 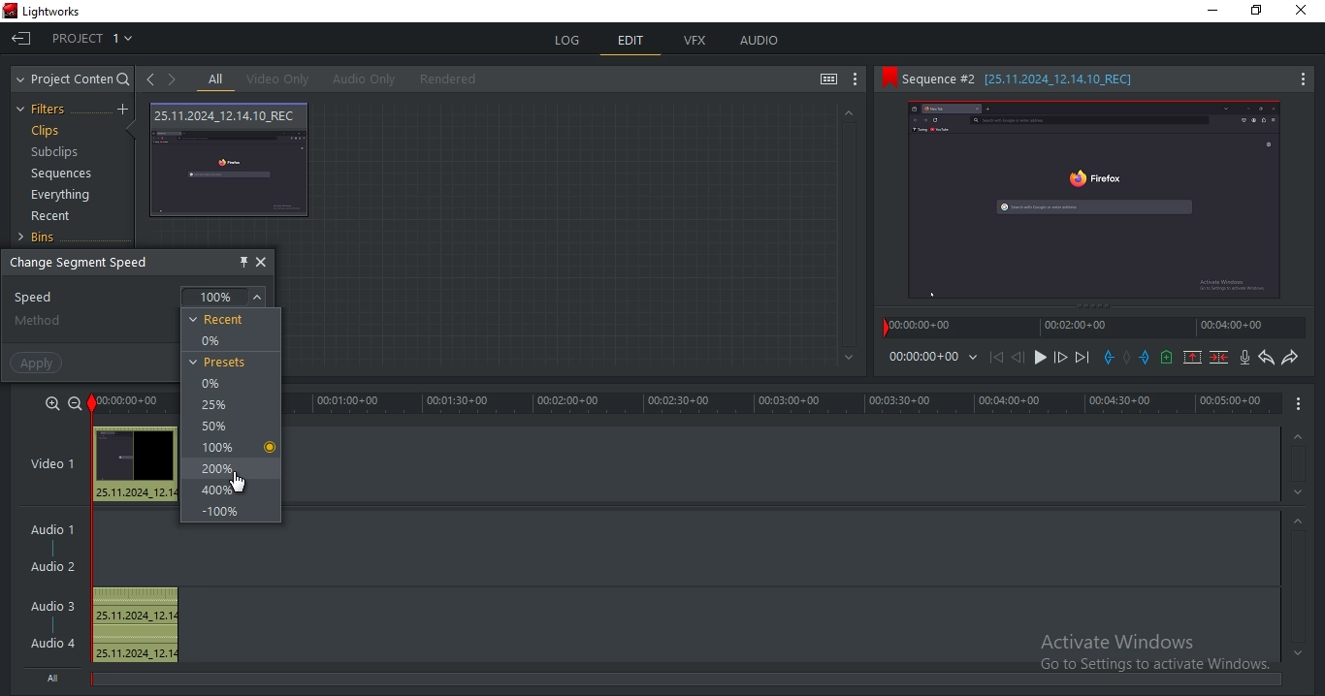 What do you see at coordinates (73, 79) in the screenshot?
I see `project content` at bounding box center [73, 79].